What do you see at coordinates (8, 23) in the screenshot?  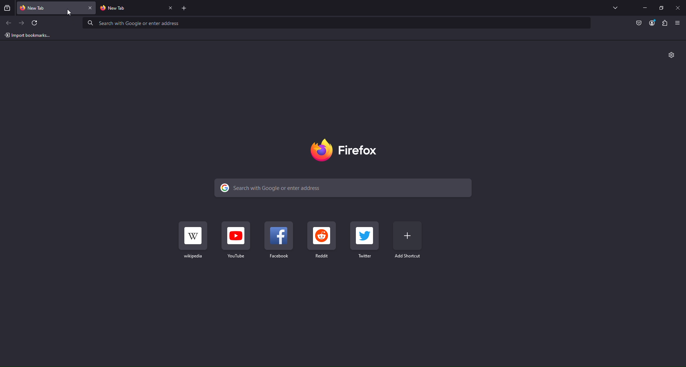 I see `Back` at bounding box center [8, 23].